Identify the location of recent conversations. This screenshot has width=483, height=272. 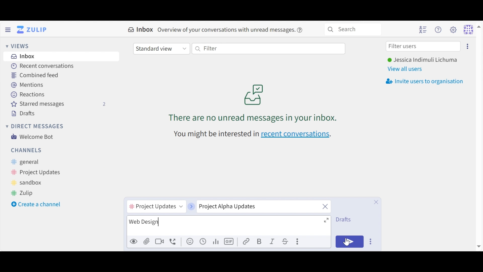
(296, 134).